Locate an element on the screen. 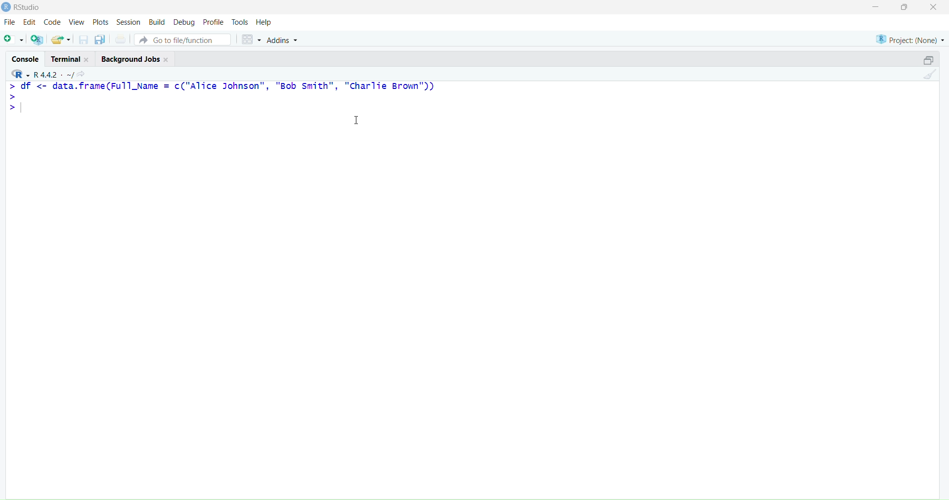 The width and height of the screenshot is (949, 500). Save all open documents (Ctrl + Alt + S) is located at coordinates (100, 40).